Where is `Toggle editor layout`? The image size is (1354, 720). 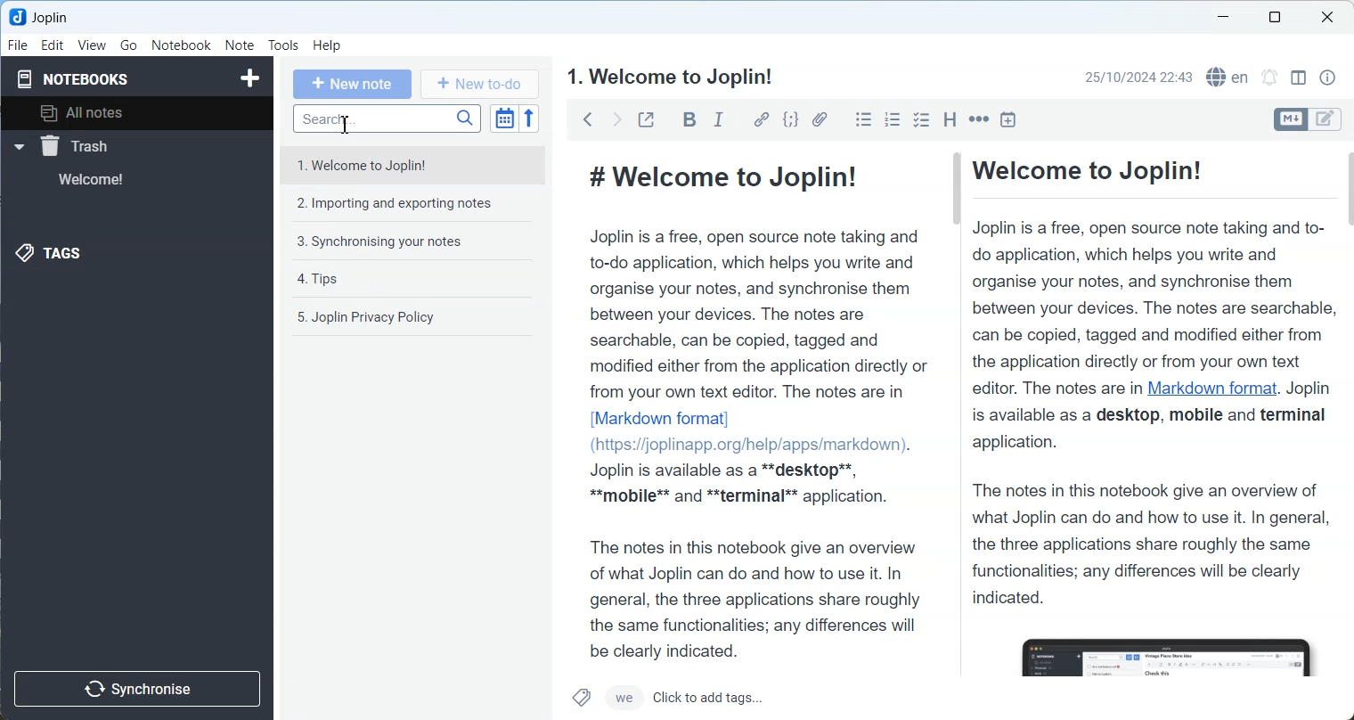
Toggle editor layout is located at coordinates (1298, 78).